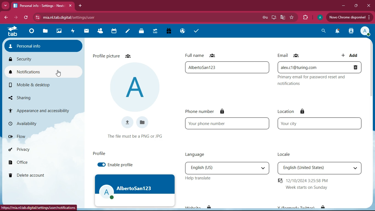 The width and height of the screenshot is (375, 211). Describe the element at coordinates (228, 67) in the screenshot. I see `full name` at that location.